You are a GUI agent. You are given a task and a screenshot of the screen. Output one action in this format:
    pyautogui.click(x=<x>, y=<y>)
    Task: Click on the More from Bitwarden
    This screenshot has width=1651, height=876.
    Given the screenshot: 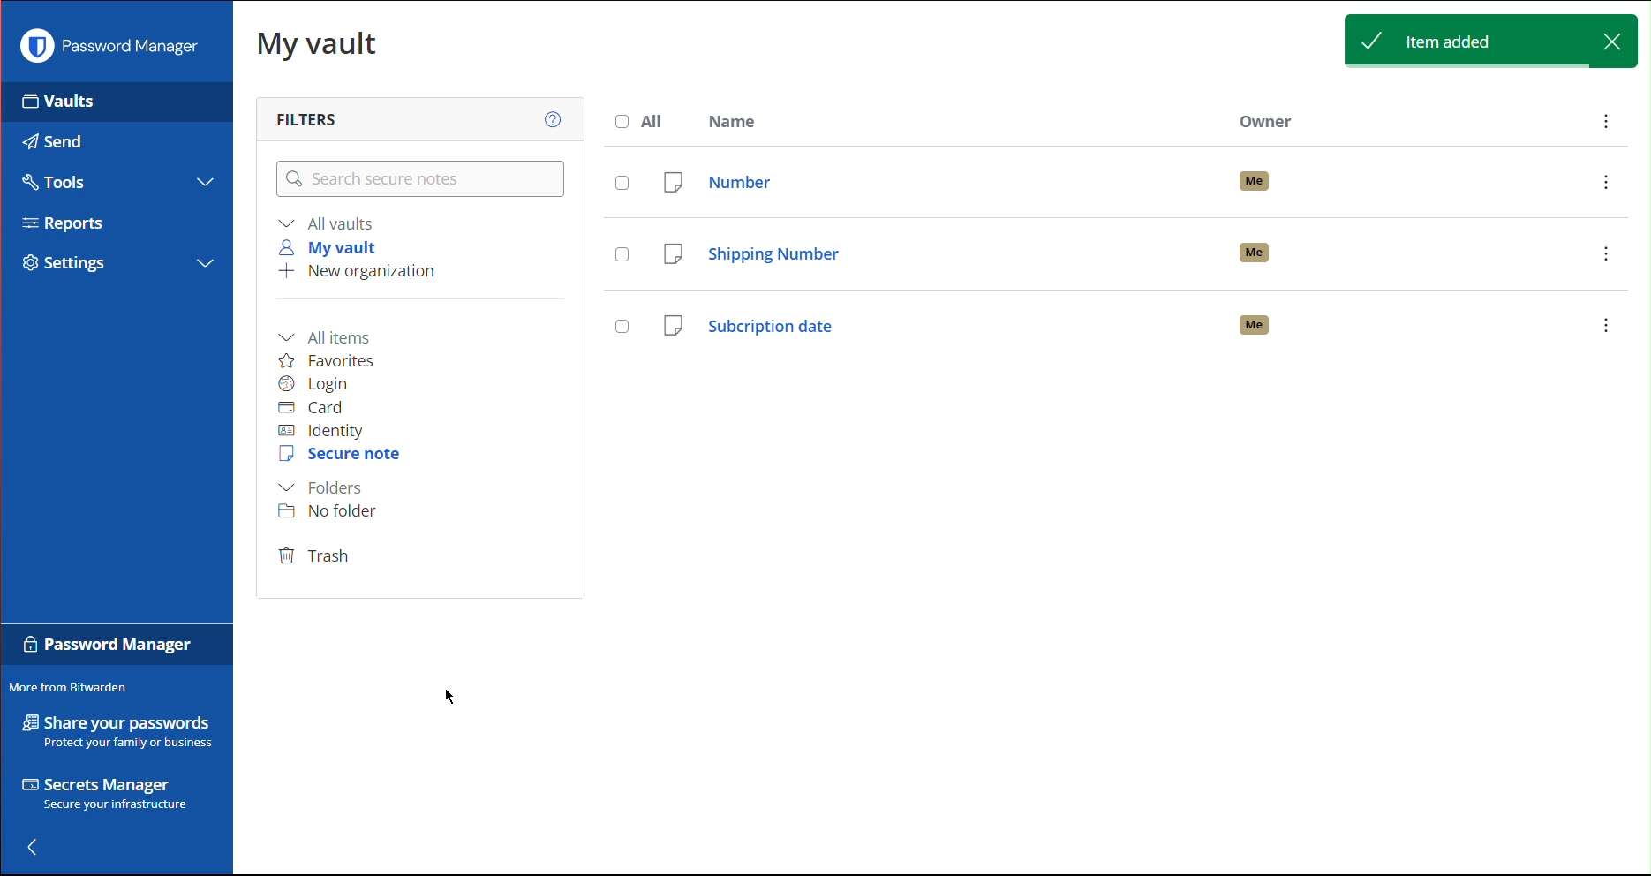 What is the action you would take?
    pyautogui.click(x=78, y=688)
    